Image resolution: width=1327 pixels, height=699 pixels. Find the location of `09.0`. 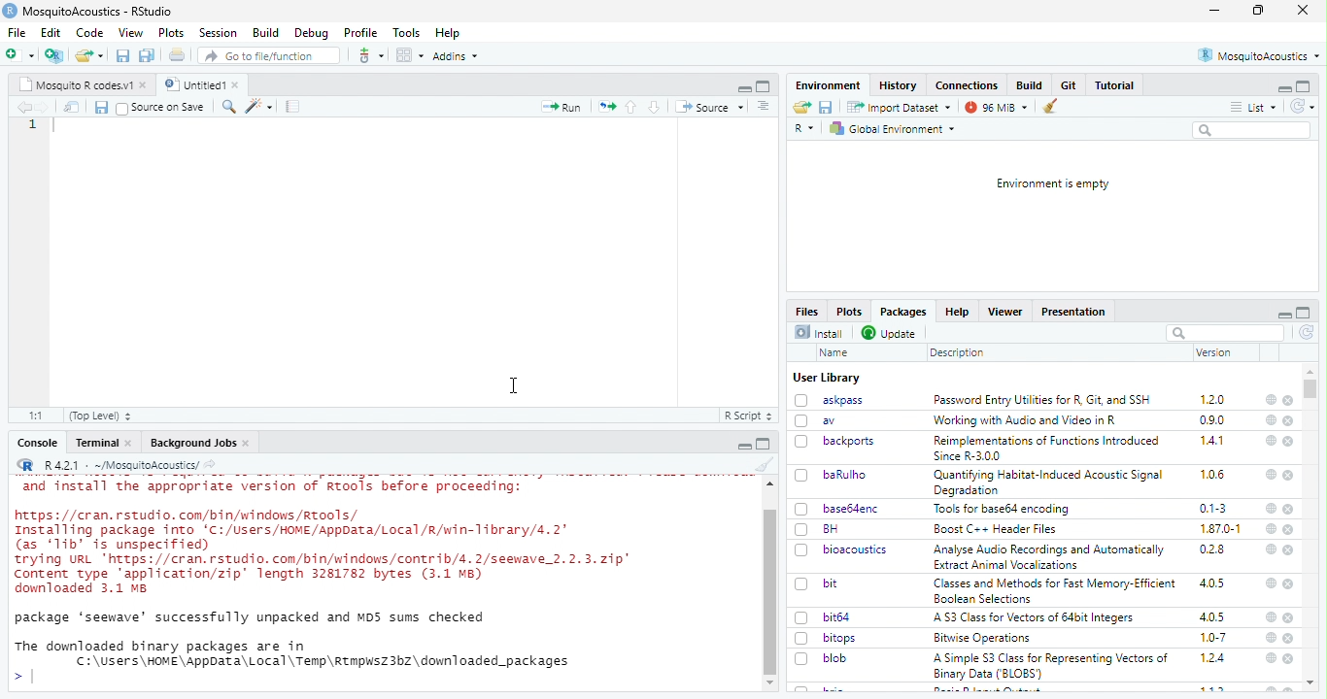

09.0 is located at coordinates (1212, 420).